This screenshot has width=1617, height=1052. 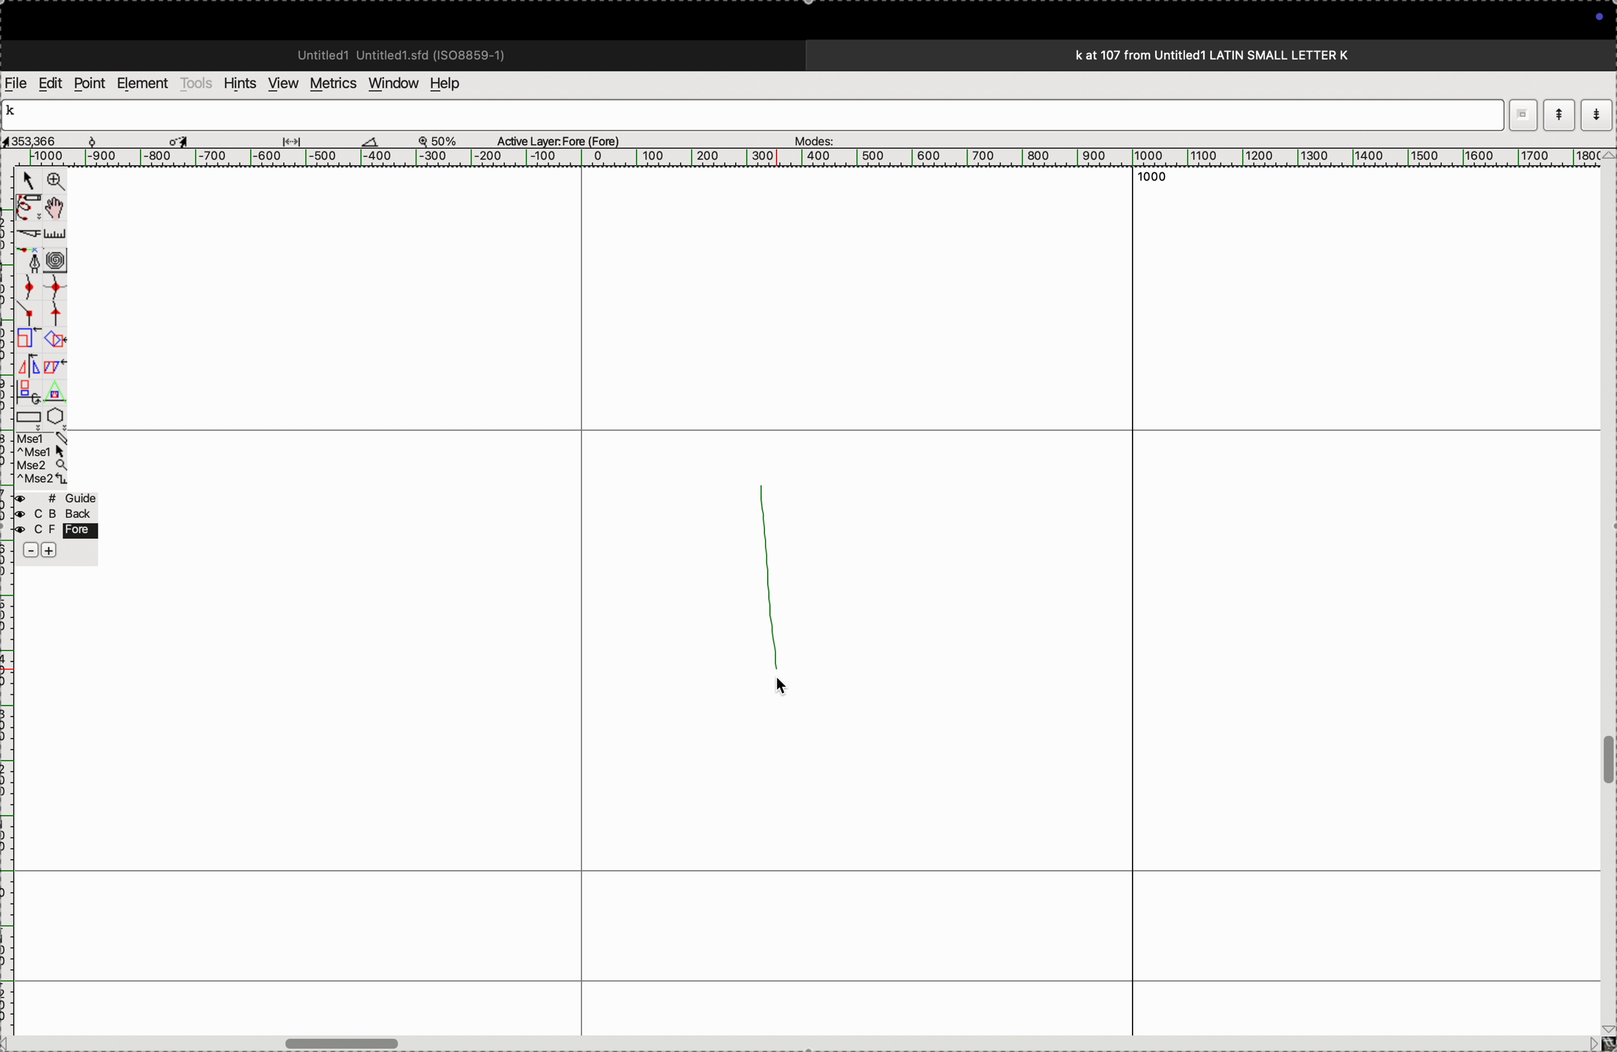 What do you see at coordinates (810, 137) in the screenshot?
I see `modes` at bounding box center [810, 137].